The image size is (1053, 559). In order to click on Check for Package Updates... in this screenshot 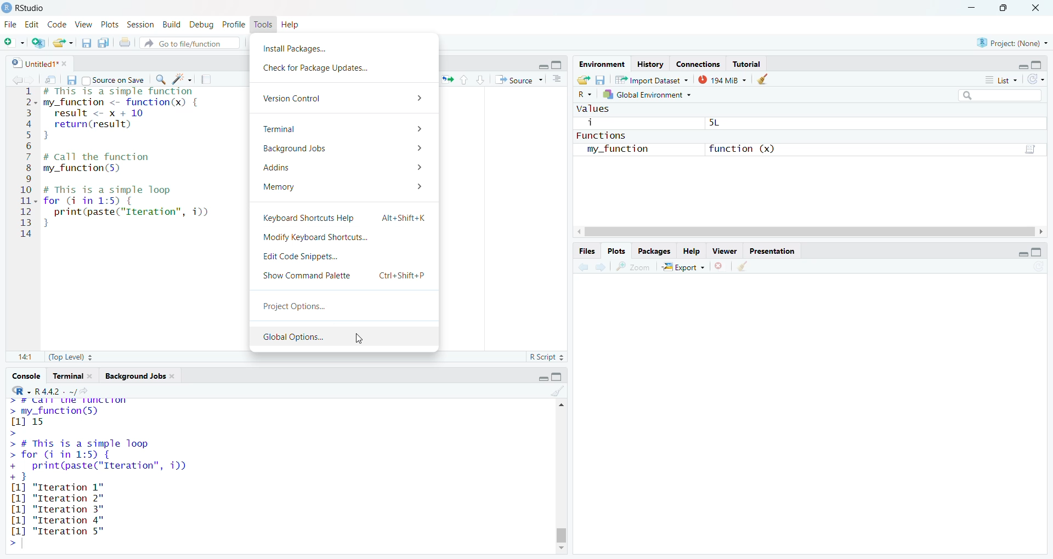, I will do `click(316, 68)`.